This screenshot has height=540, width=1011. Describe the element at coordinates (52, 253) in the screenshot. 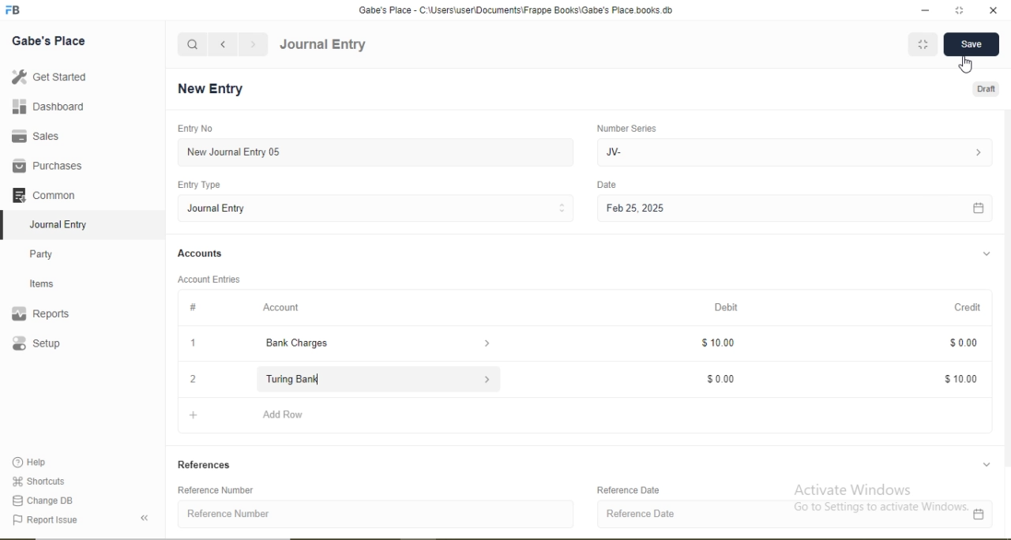

I see `Party` at that location.